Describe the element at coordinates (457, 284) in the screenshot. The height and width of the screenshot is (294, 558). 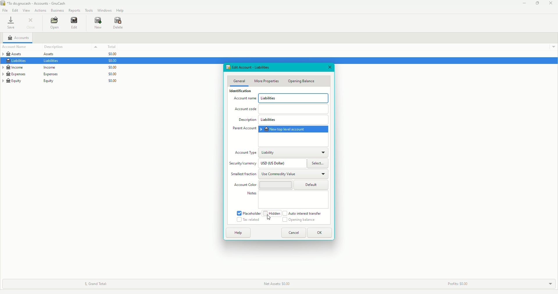
I see `Profits` at that location.